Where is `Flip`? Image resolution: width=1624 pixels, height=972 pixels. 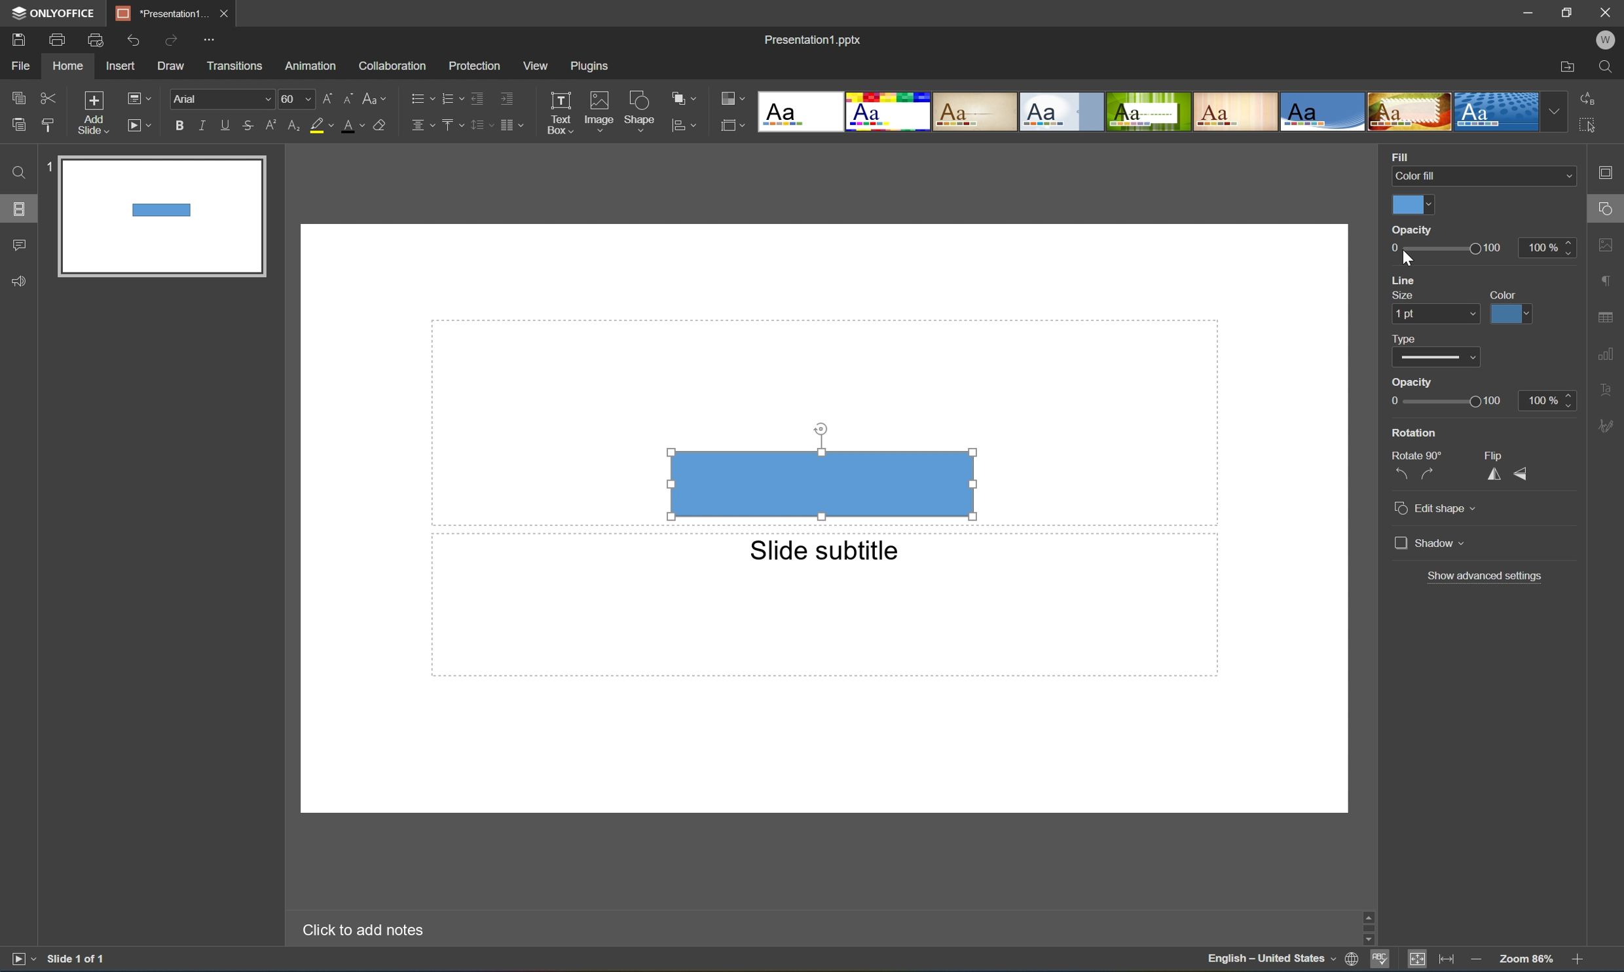 Flip is located at coordinates (1496, 453).